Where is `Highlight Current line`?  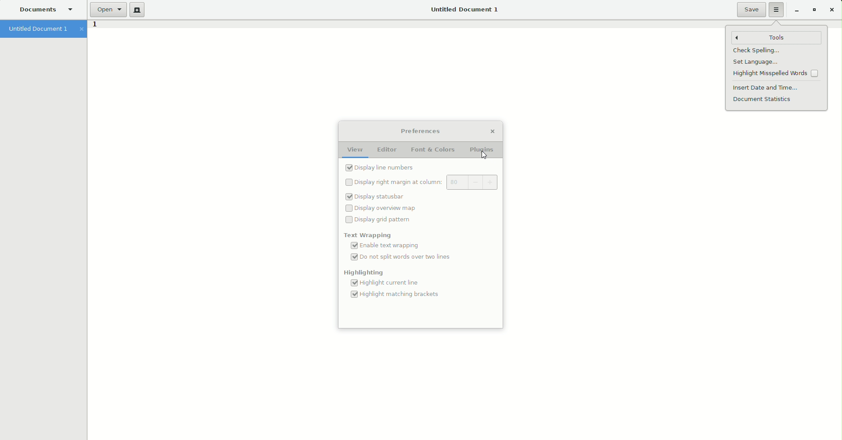 Highlight Current line is located at coordinates (383, 283).